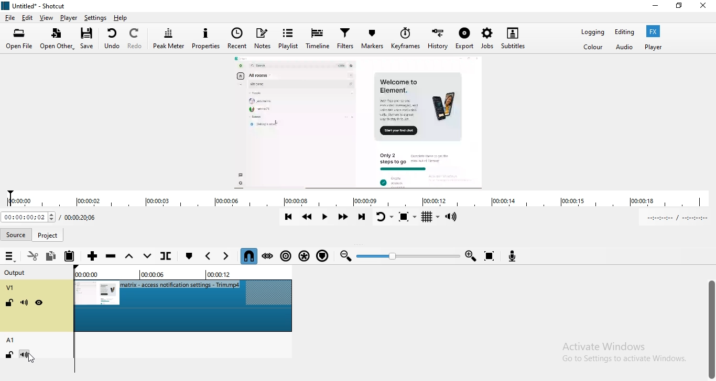 The image size is (716, 381). I want to click on help, so click(123, 18).